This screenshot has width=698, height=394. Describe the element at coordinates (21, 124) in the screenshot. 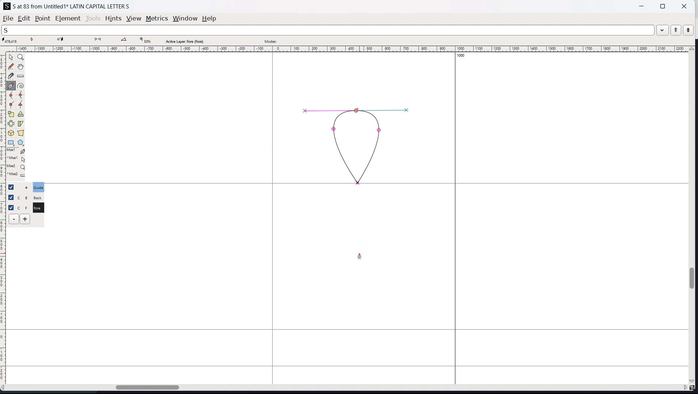

I see `skew selection` at that location.